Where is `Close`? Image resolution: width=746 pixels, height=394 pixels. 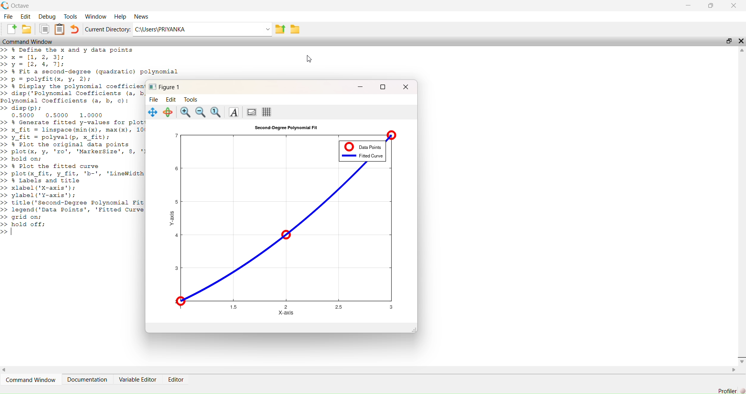
Close is located at coordinates (741, 40).